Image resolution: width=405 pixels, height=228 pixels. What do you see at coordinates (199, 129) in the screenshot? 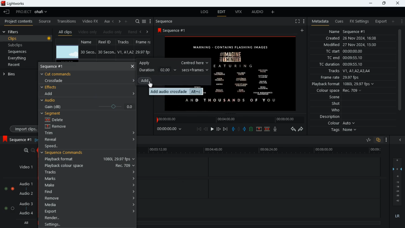
I see `beggining` at bounding box center [199, 129].